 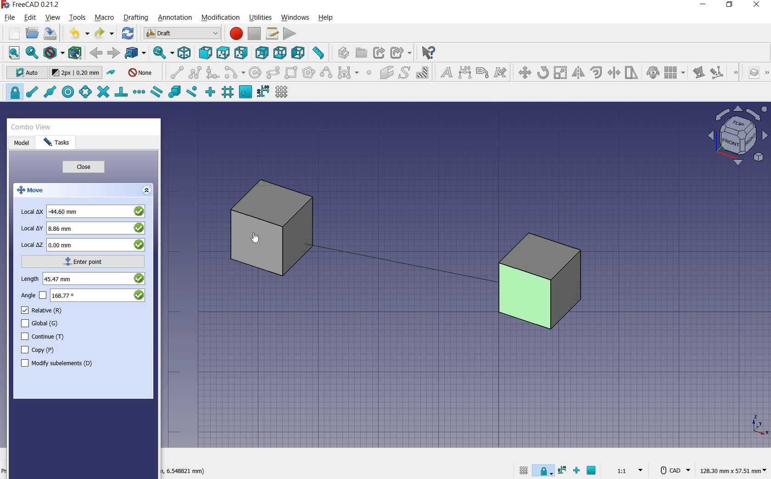 I want to click on circle, so click(x=256, y=72).